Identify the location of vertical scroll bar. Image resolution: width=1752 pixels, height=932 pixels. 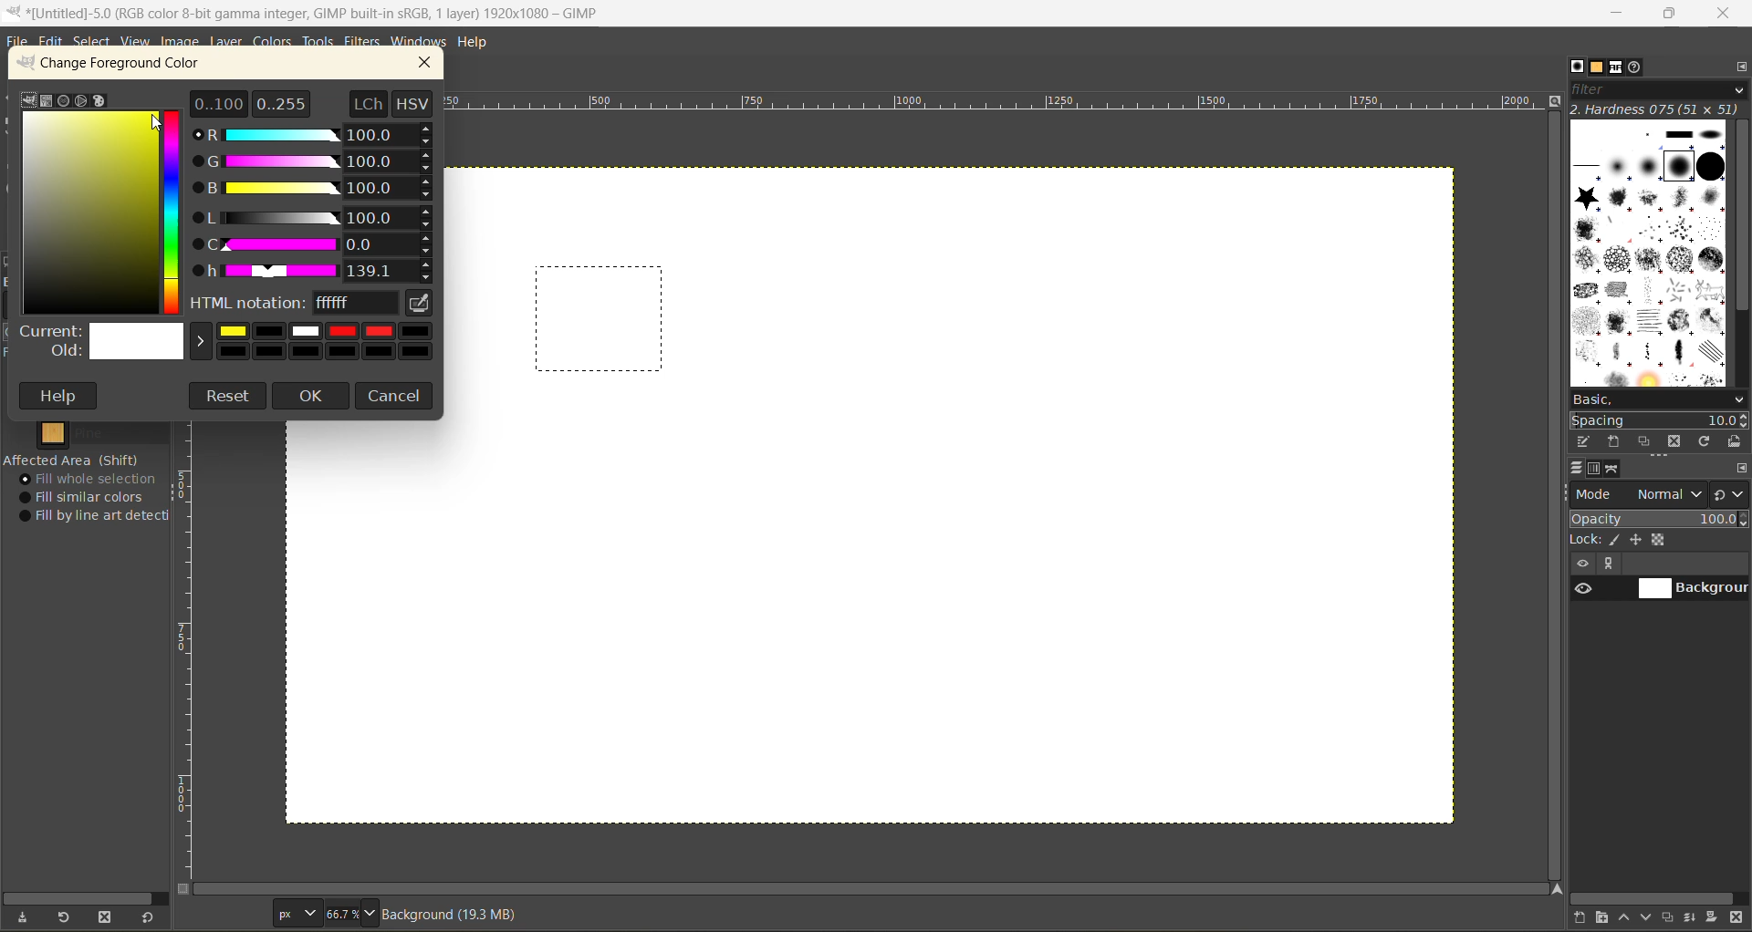
(1552, 497).